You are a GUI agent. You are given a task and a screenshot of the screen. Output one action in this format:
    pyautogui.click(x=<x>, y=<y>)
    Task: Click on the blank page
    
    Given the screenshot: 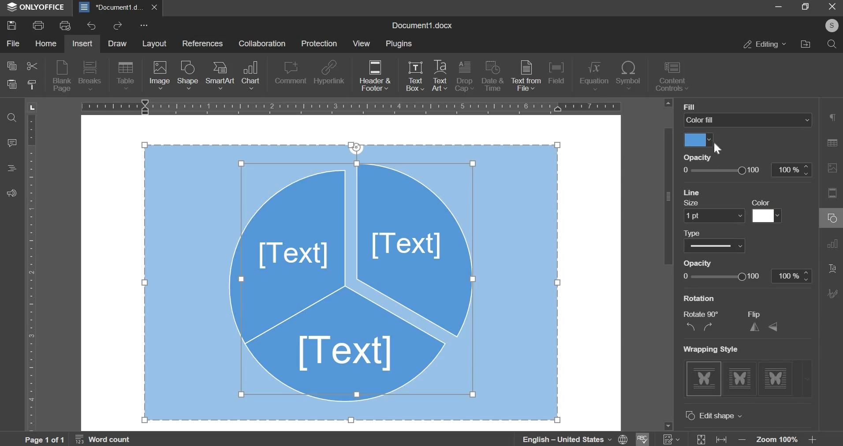 What is the action you would take?
    pyautogui.click(x=62, y=75)
    